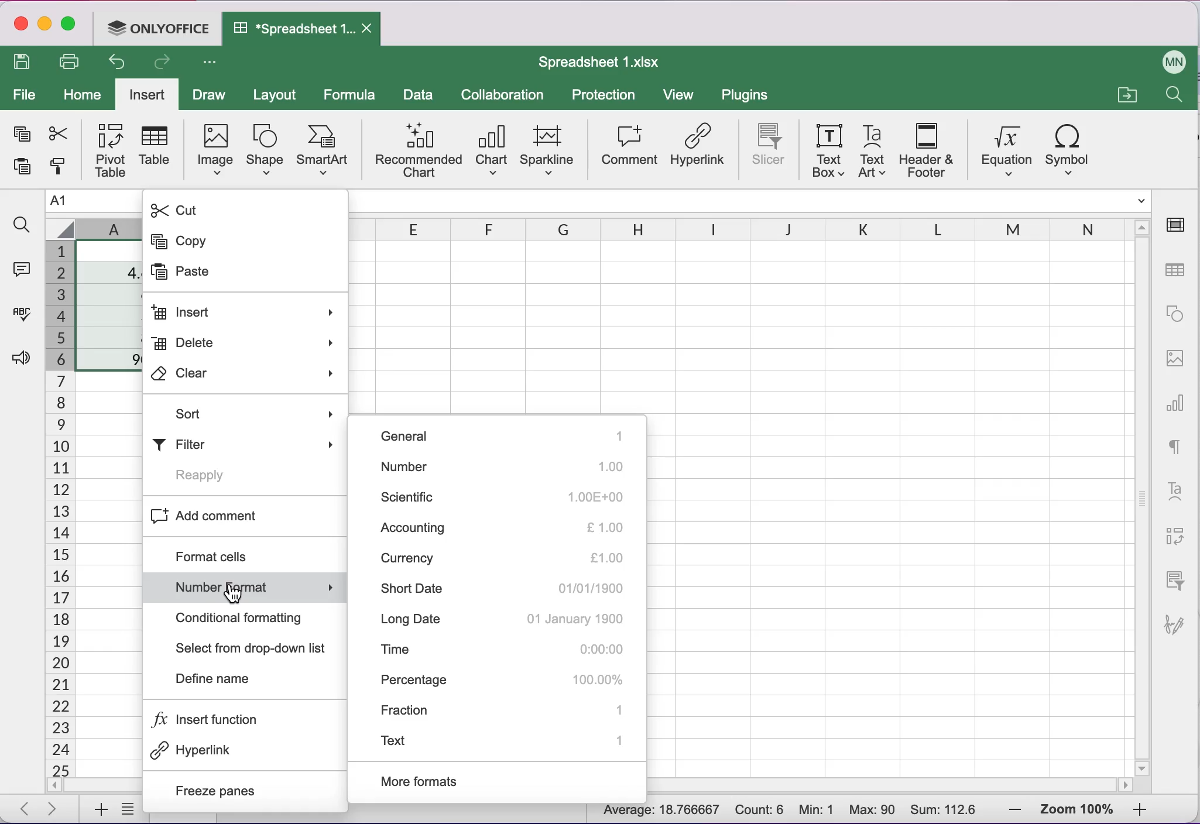 This screenshot has width=1200, height=824. What do you see at coordinates (210, 61) in the screenshot?
I see `Customize access tool bar` at bounding box center [210, 61].